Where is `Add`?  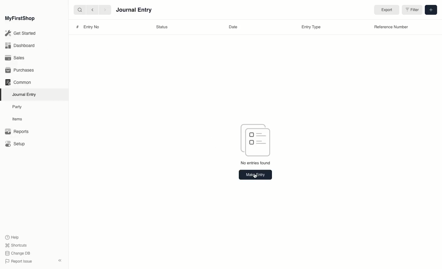
Add is located at coordinates (431, 10).